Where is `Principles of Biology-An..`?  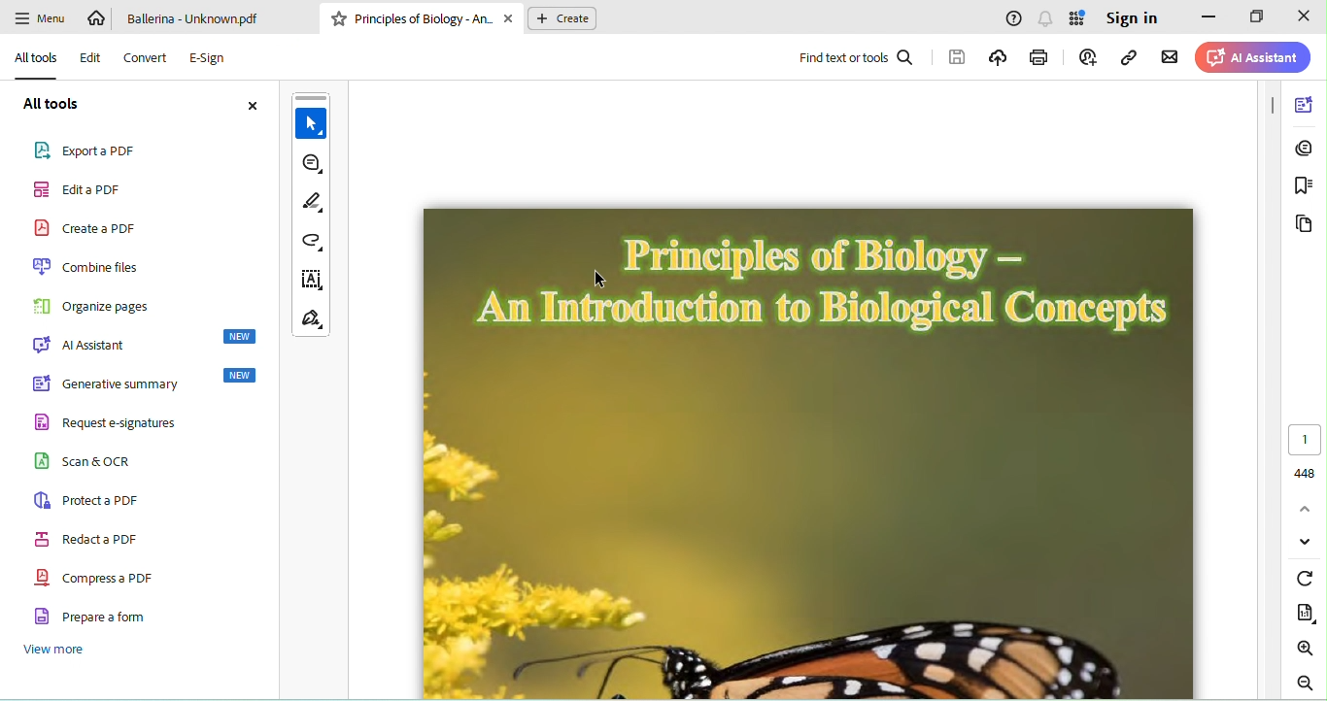
Principles of Biology-An.. is located at coordinates (425, 17).